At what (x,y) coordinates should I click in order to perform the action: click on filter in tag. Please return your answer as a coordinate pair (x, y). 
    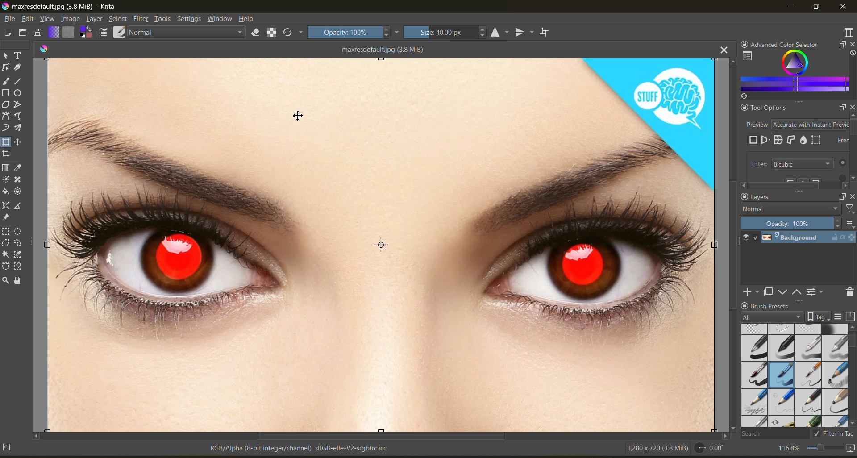
    Looking at the image, I should click on (835, 434).